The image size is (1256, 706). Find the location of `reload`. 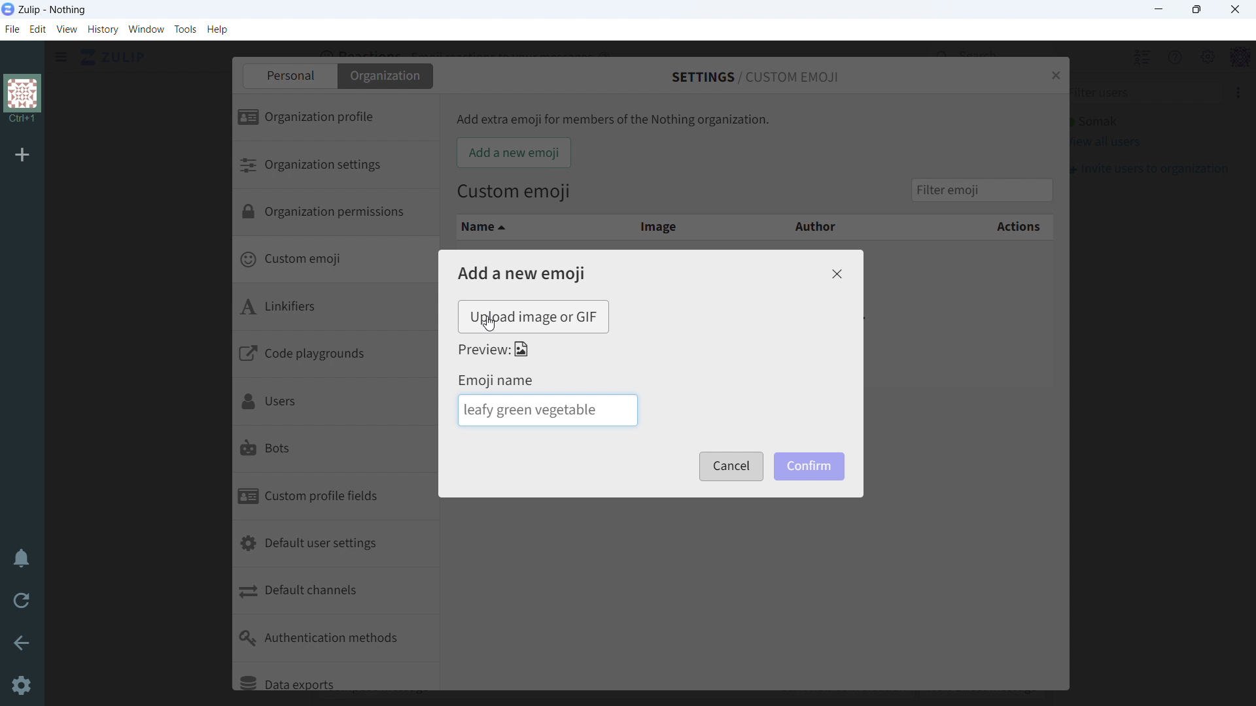

reload is located at coordinates (22, 601).